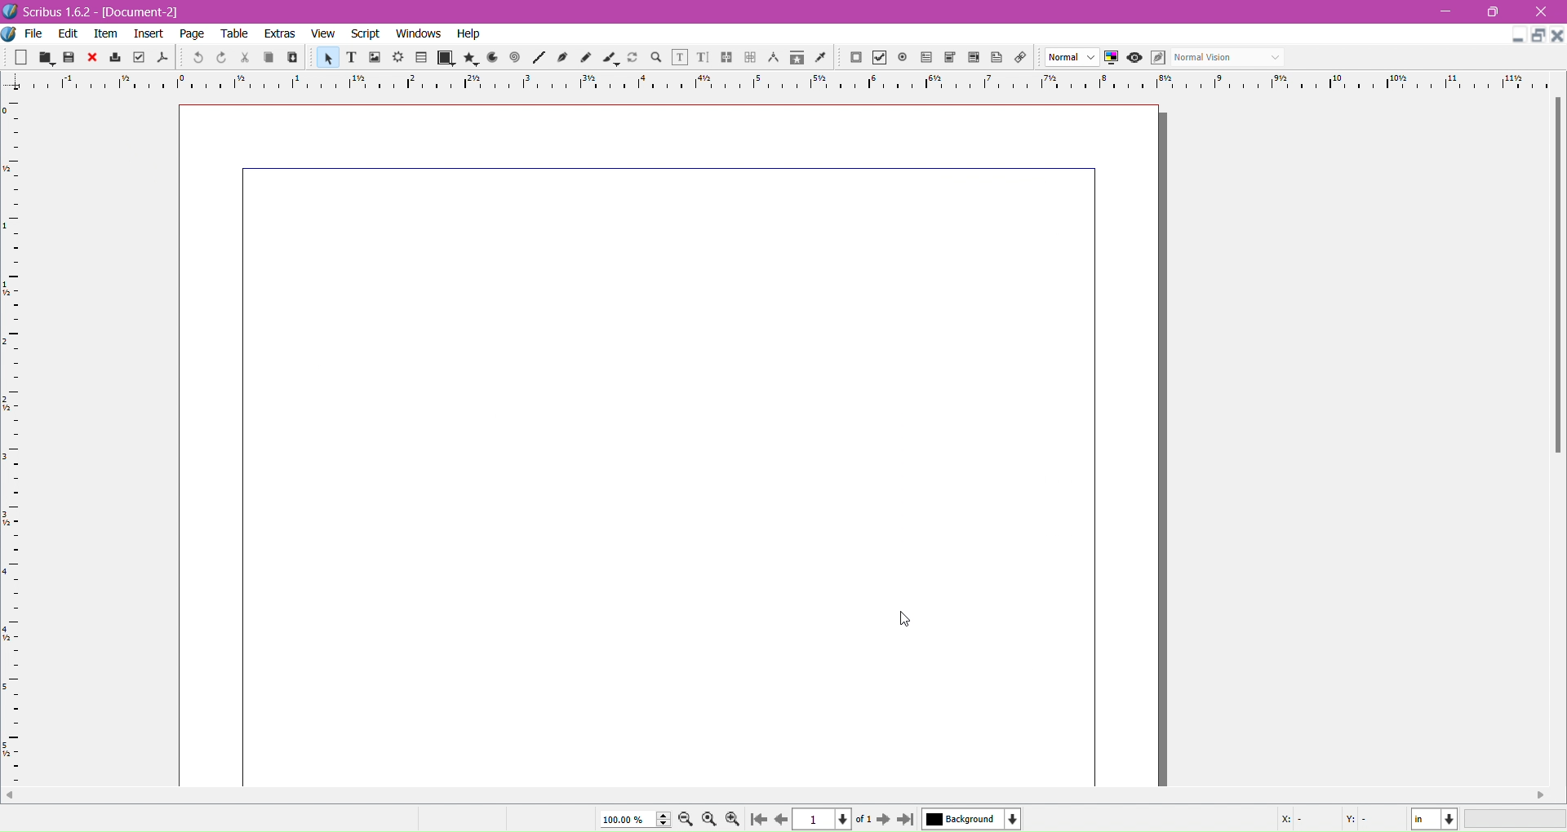  What do you see at coordinates (193, 33) in the screenshot?
I see `Page` at bounding box center [193, 33].